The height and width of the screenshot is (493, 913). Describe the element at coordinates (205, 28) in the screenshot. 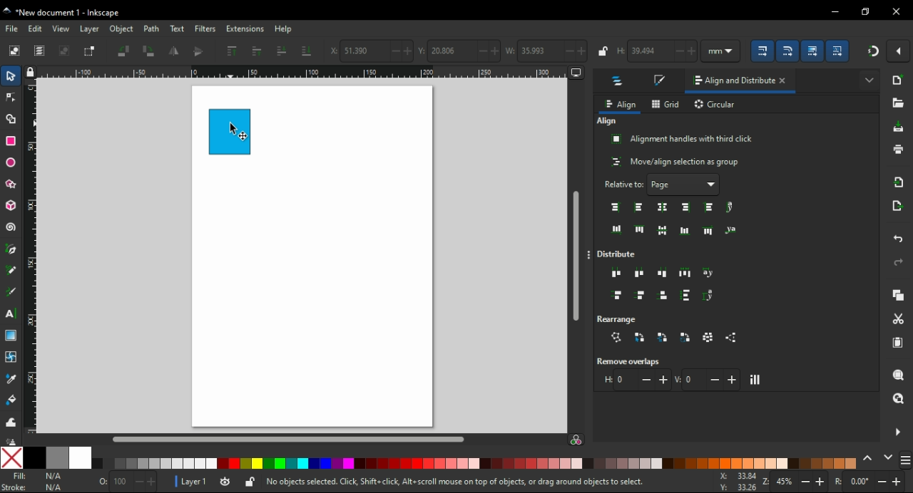

I see `filters` at that location.